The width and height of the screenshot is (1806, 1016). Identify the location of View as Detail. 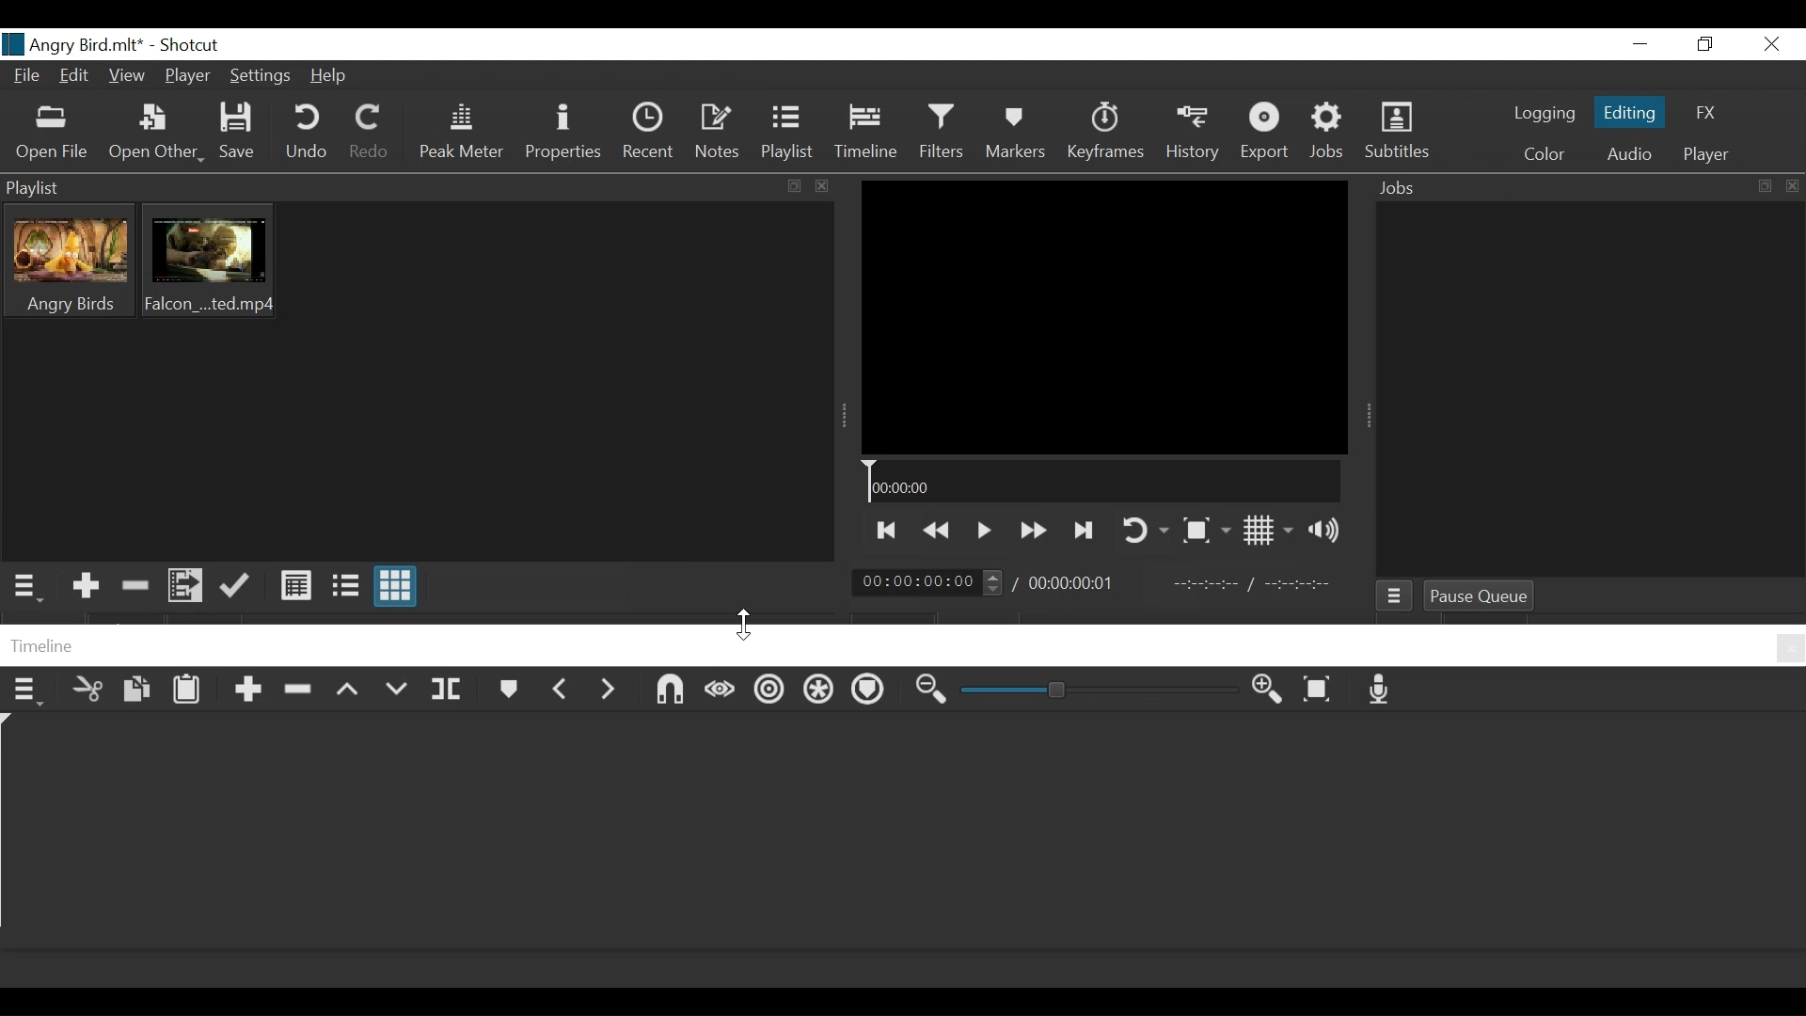
(293, 585).